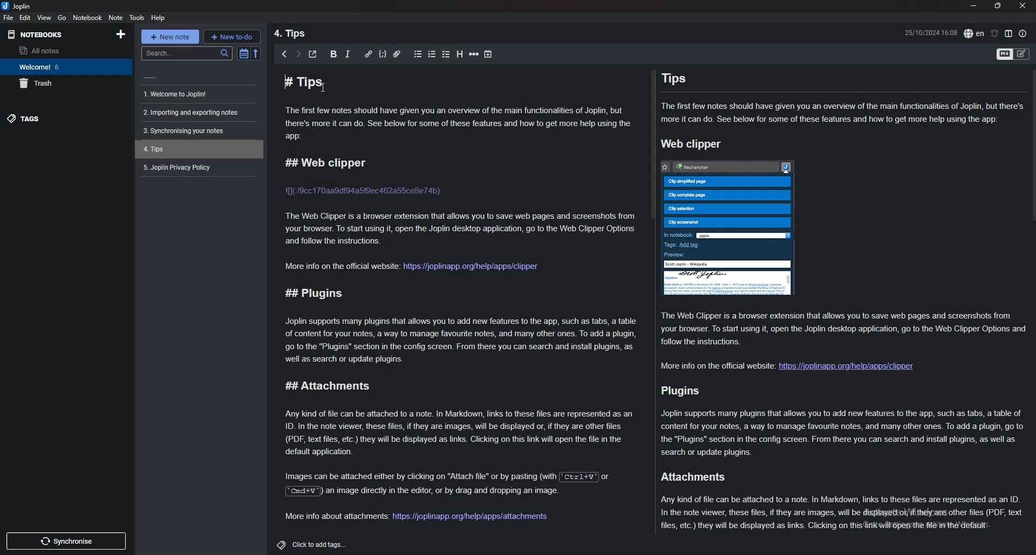 This screenshot has height=555, width=1036. I want to click on , so click(257, 54).